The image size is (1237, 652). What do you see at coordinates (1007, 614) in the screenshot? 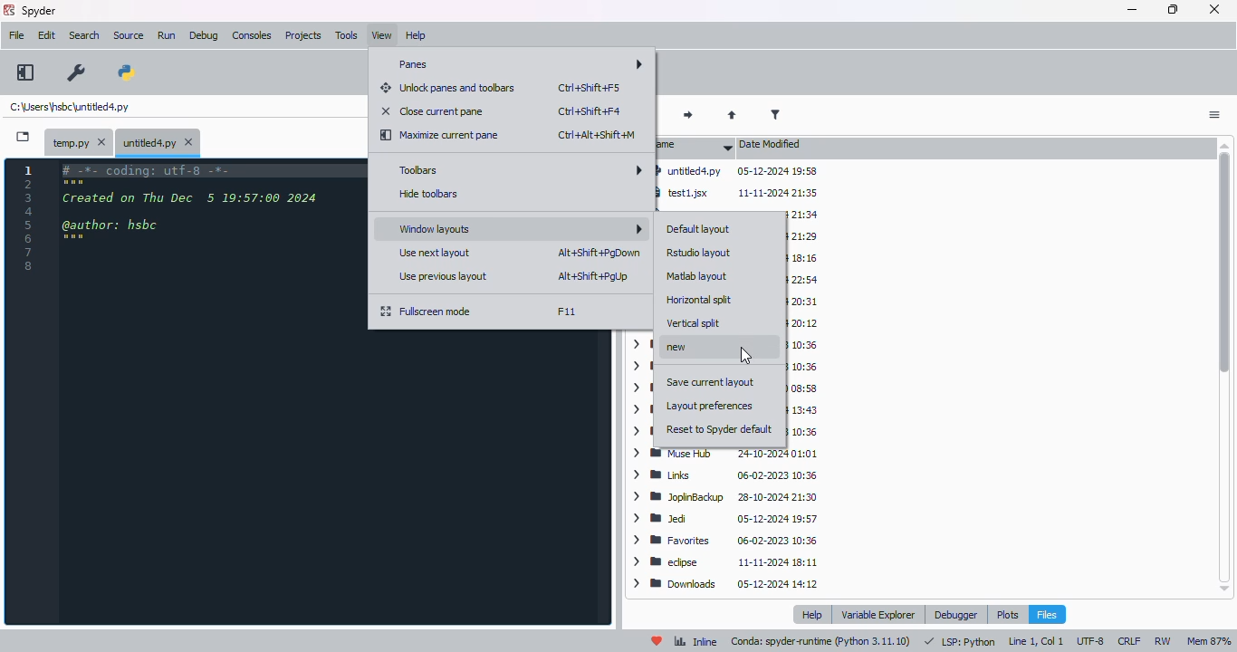
I see `plots` at bounding box center [1007, 614].